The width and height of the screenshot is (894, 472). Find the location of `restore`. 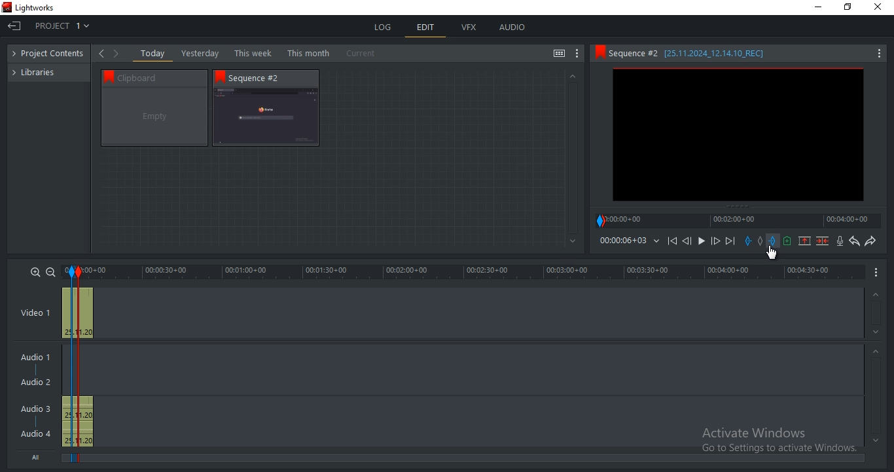

restore is located at coordinates (848, 8).